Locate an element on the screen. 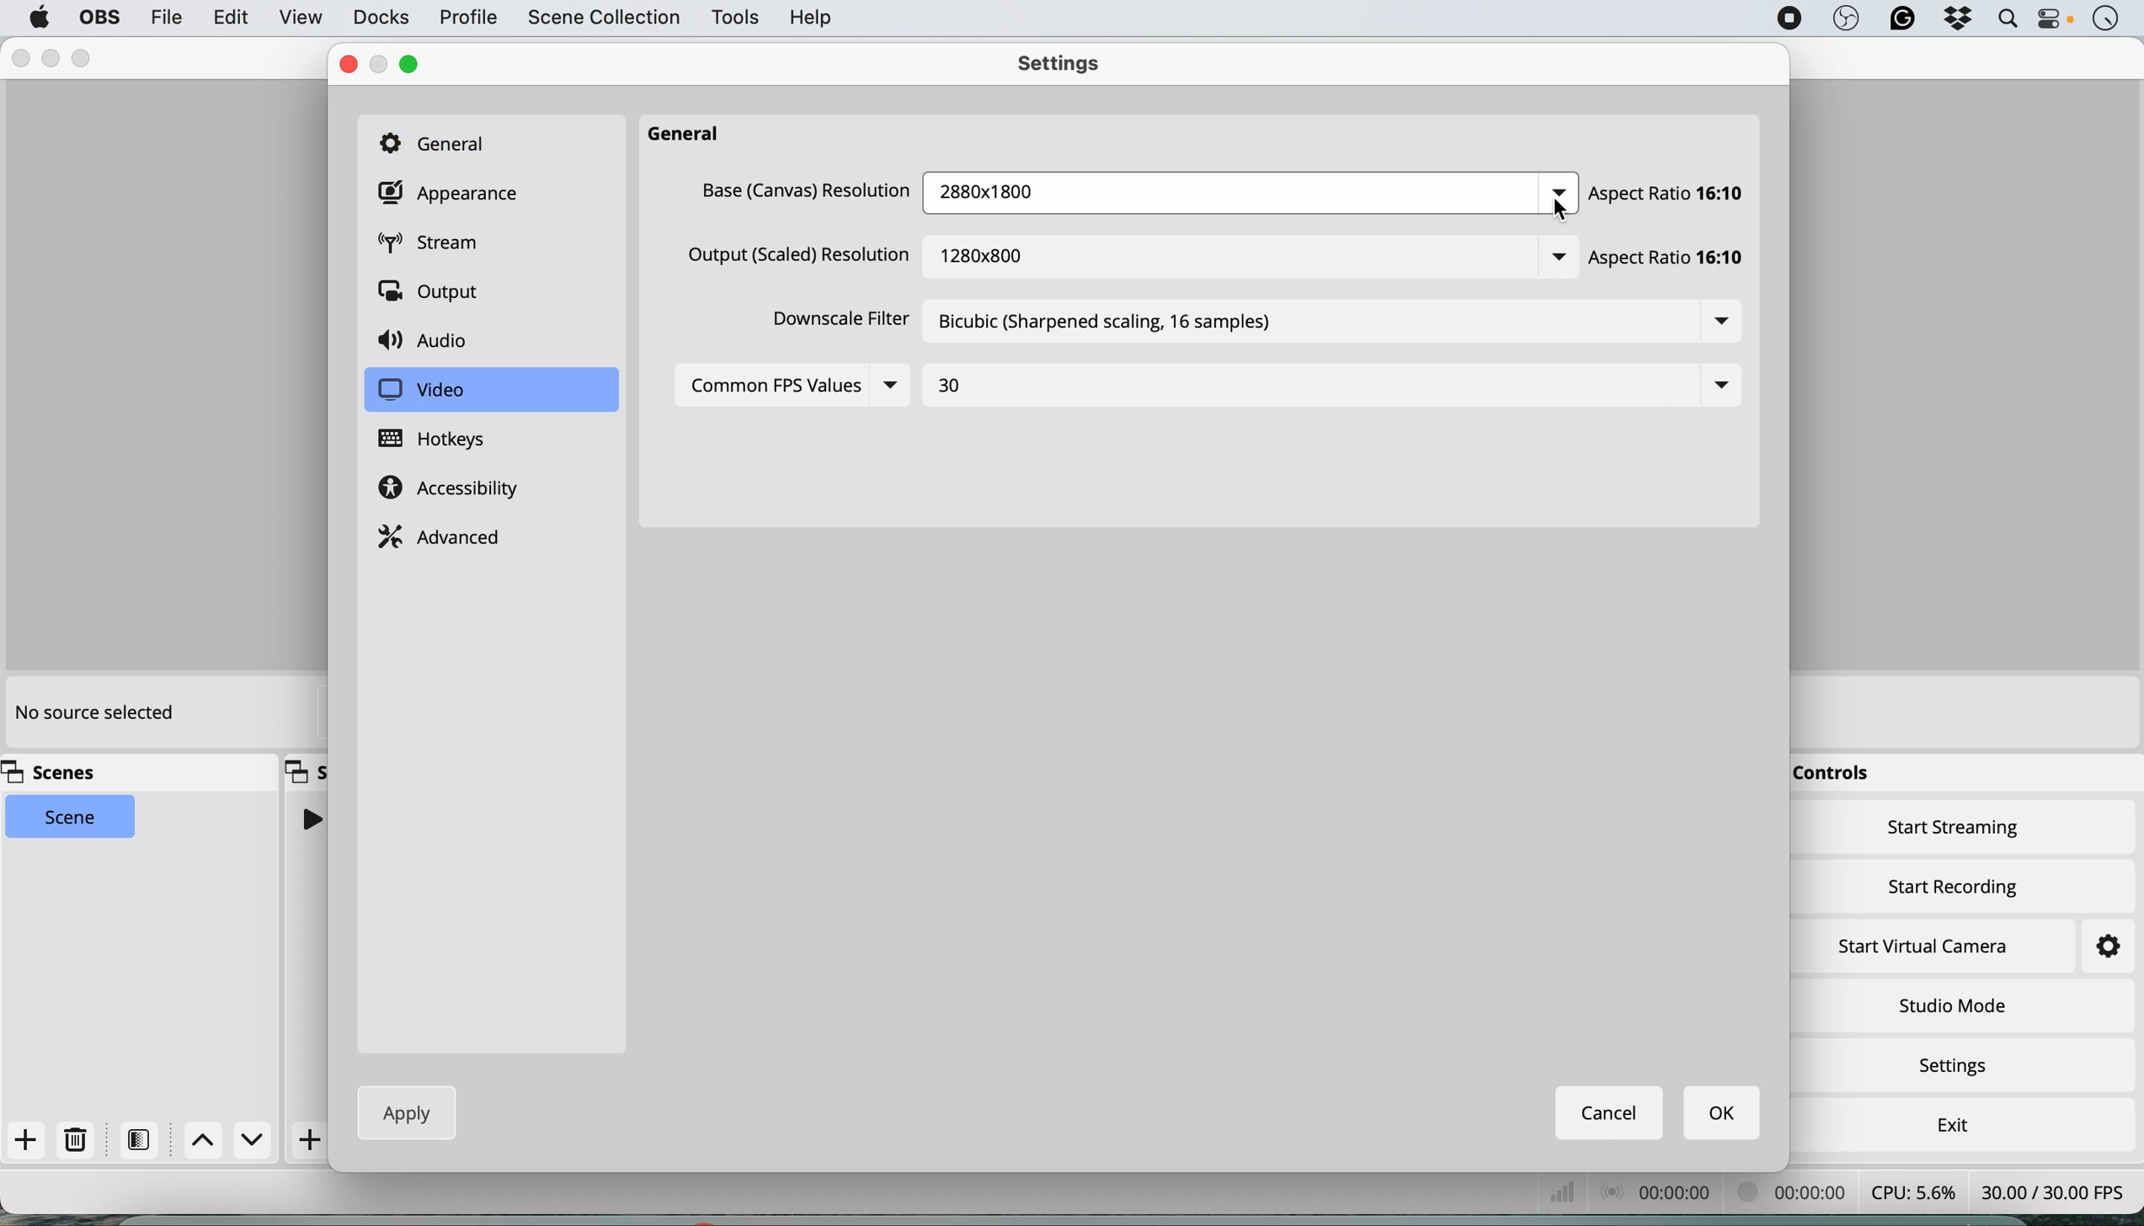 This screenshot has width=2144, height=1226. dropbox is located at coordinates (1958, 20).